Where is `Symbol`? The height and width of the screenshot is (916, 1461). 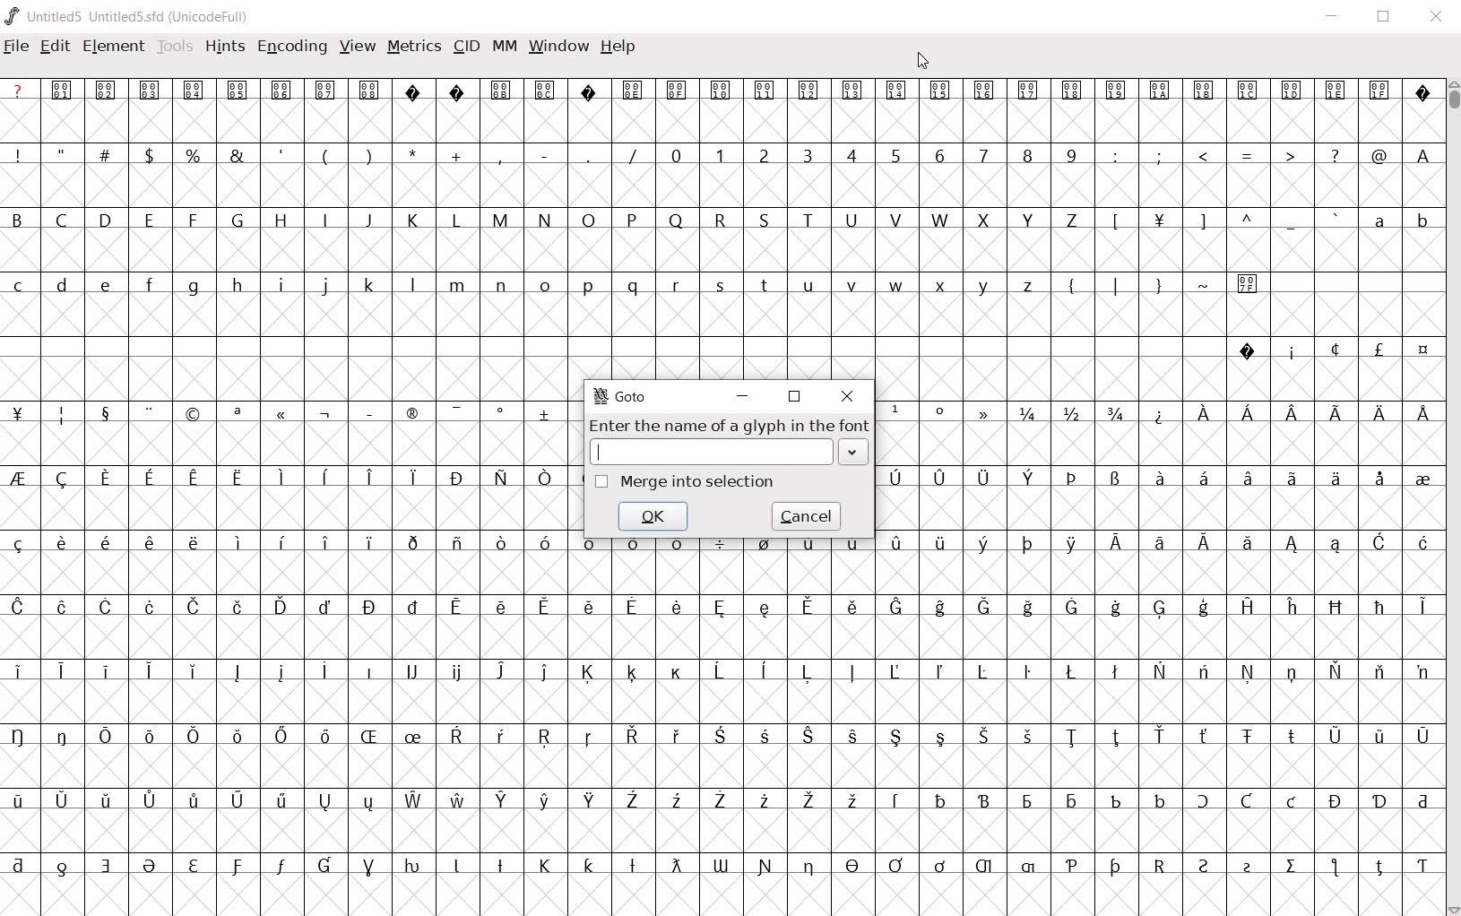 Symbol is located at coordinates (368, 737).